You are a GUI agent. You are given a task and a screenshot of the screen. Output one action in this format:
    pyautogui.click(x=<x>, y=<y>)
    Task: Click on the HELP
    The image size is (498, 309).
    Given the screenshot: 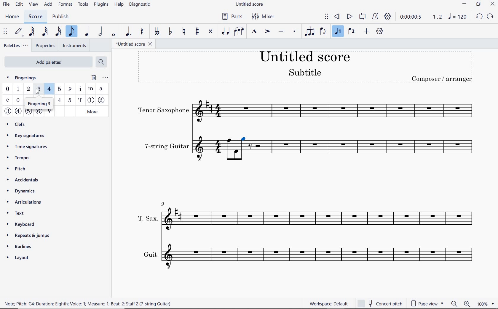 What is the action you would take?
    pyautogui.click(x=118, y=5)
    